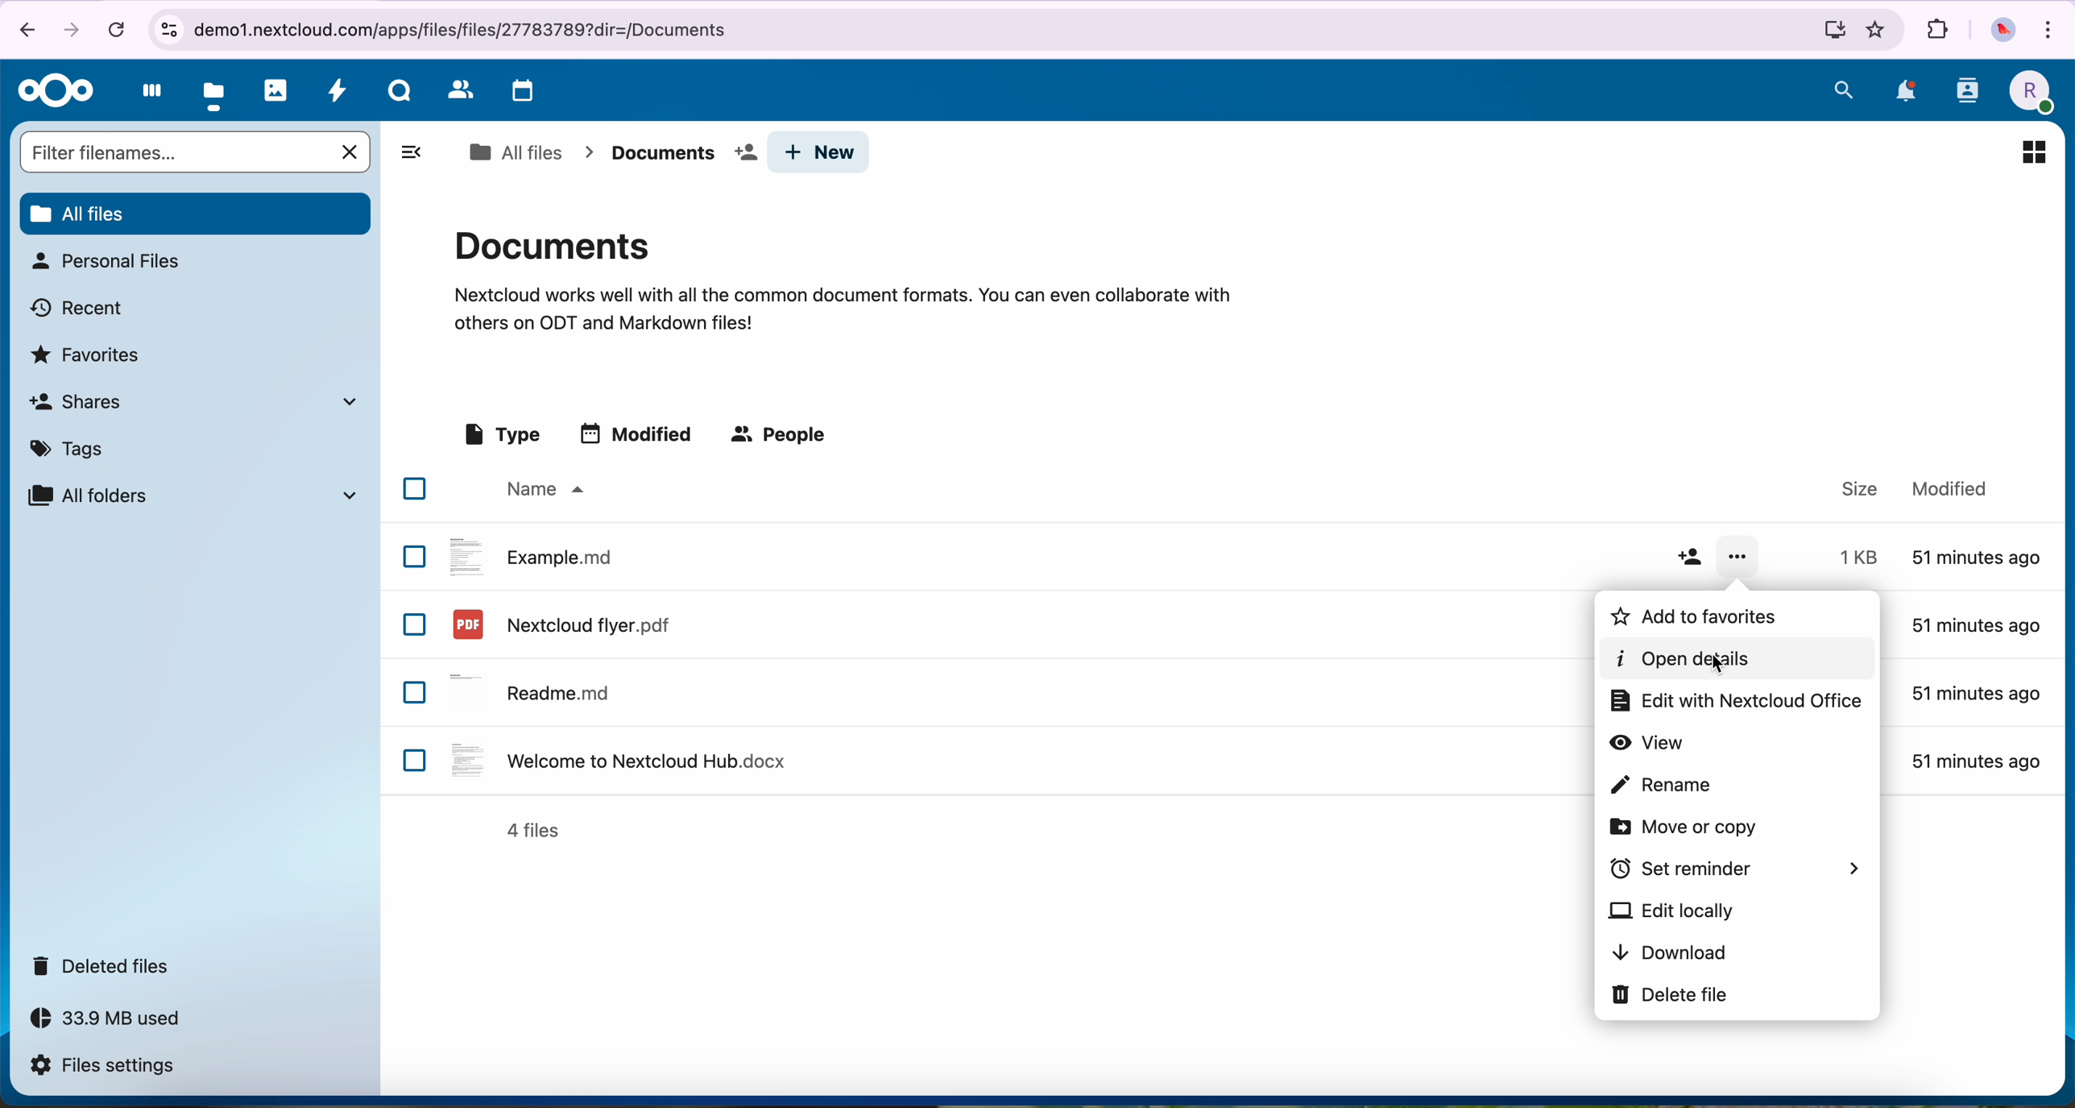  I want to click on checkbox, so click(414, 555).